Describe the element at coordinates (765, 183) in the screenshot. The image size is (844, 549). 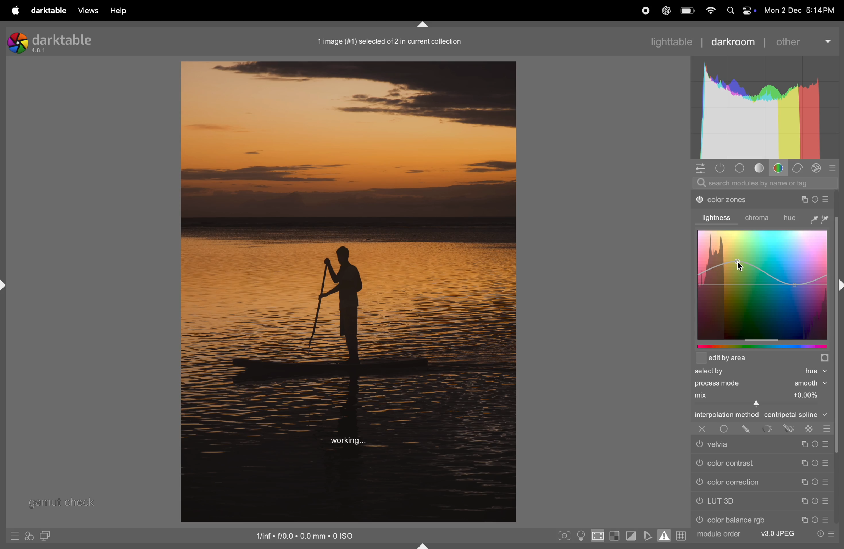
I see `search modules by name or tag` at that location.